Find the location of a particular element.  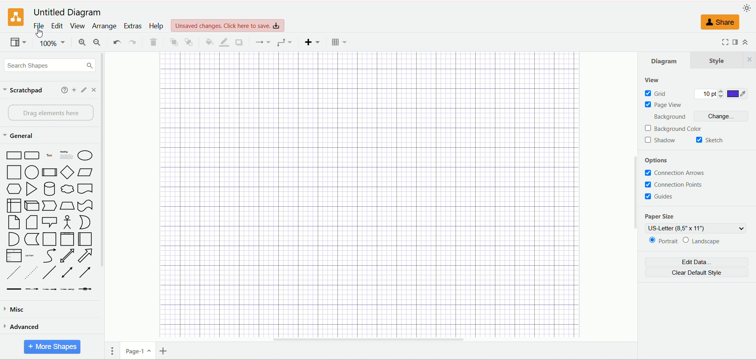

Square is located at coordinates (15, 173).